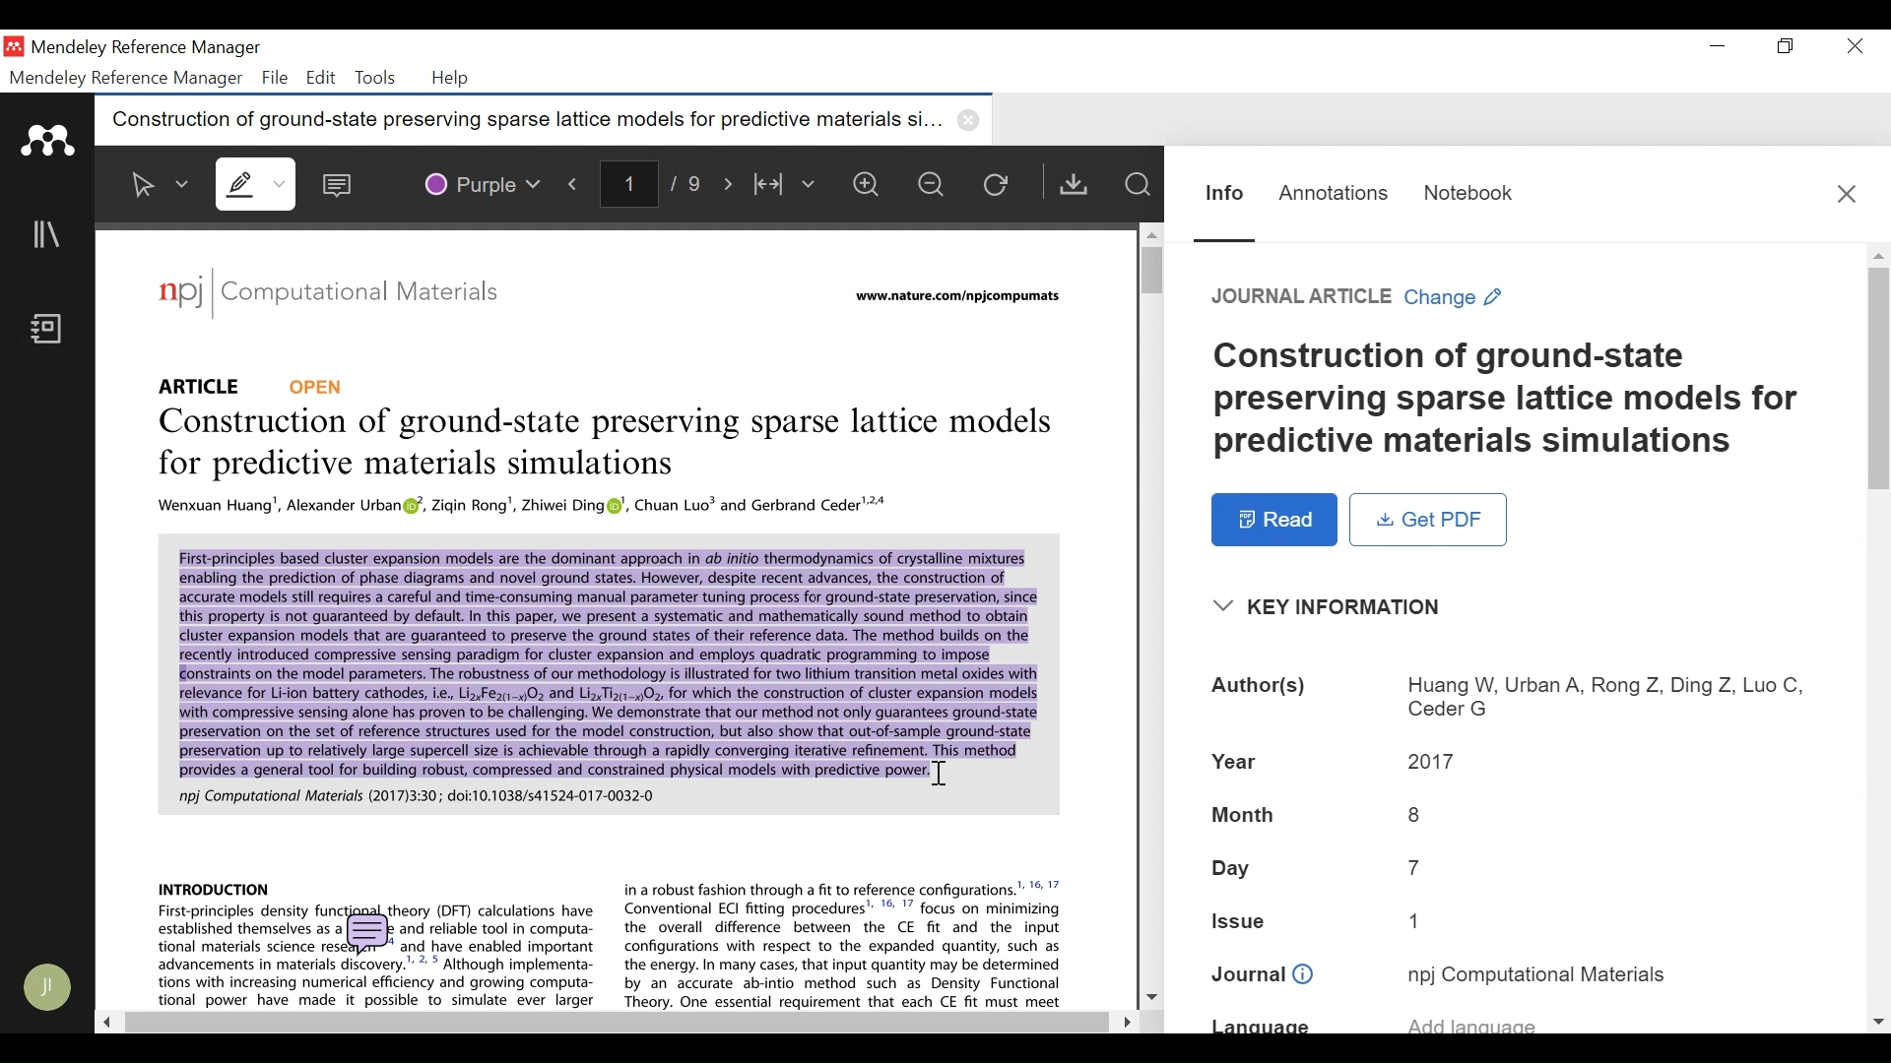  Describe the element at coordinates (1415, 867) in the screenshot. I see `Day` at that location.